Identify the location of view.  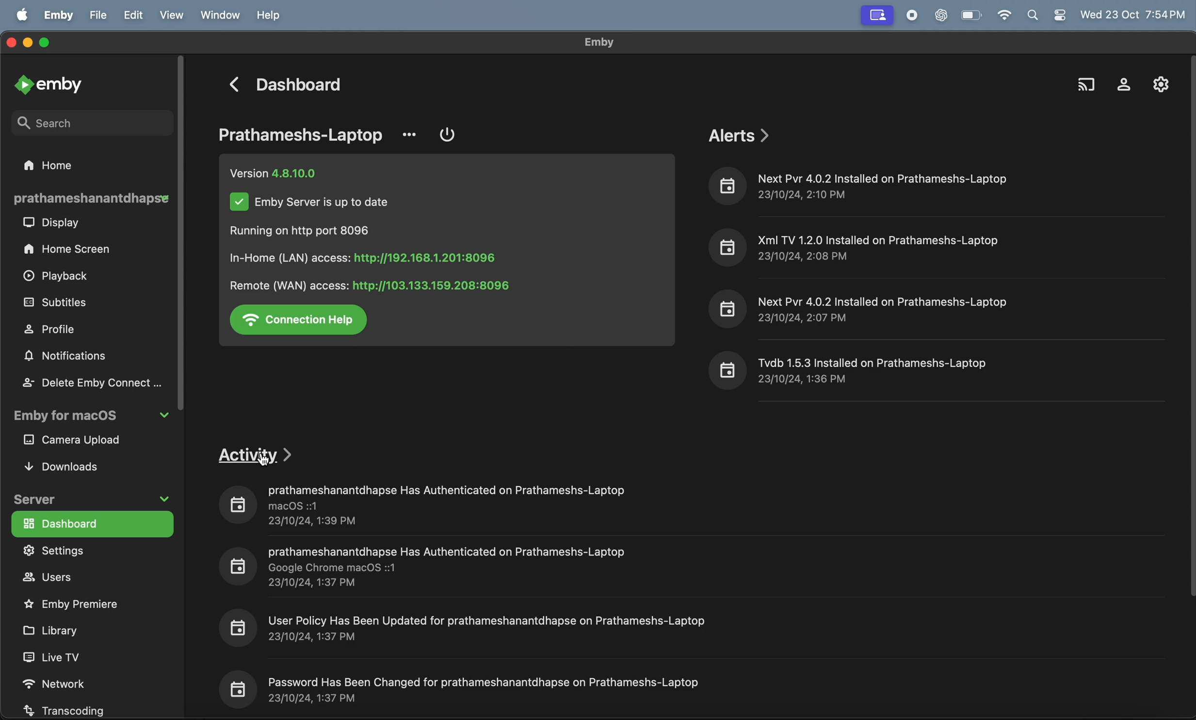
(175, 15).